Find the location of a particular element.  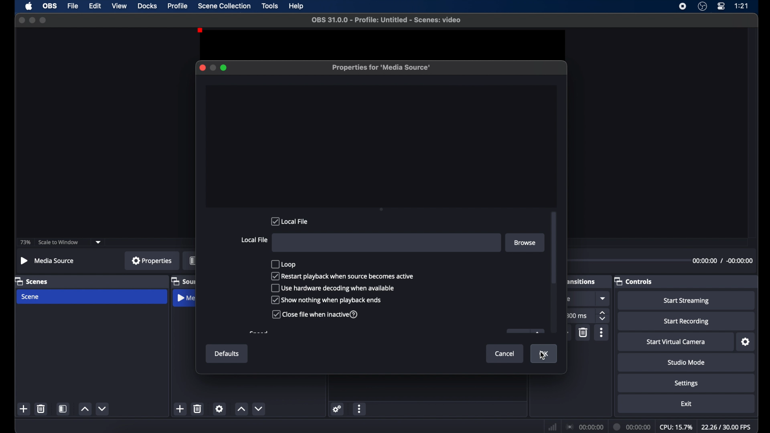

apple icon is located at coordinates (28, 6).